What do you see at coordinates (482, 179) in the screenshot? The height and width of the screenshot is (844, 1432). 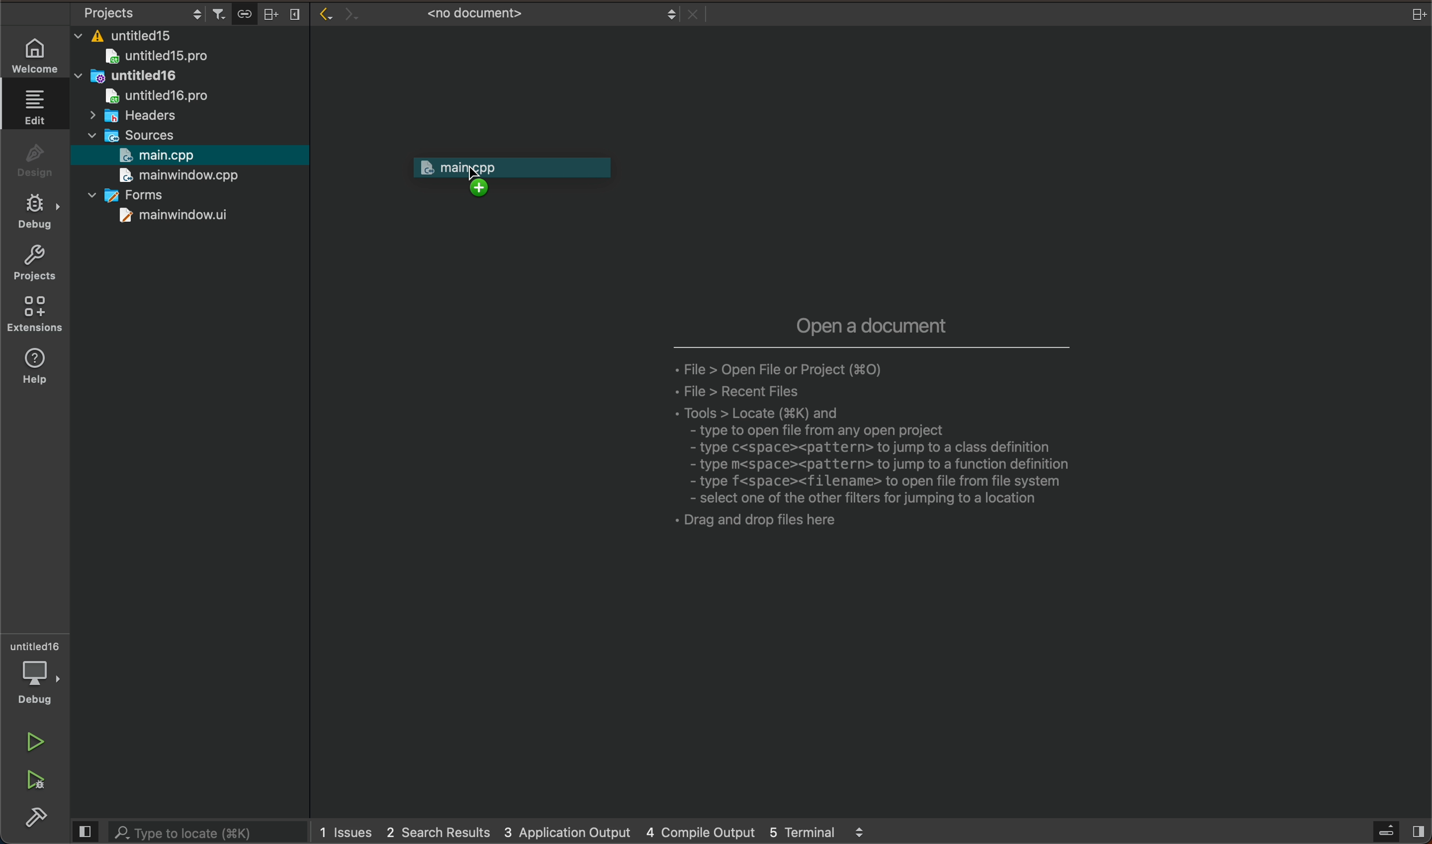 I see `cursor` at bounding box center [482, 179].